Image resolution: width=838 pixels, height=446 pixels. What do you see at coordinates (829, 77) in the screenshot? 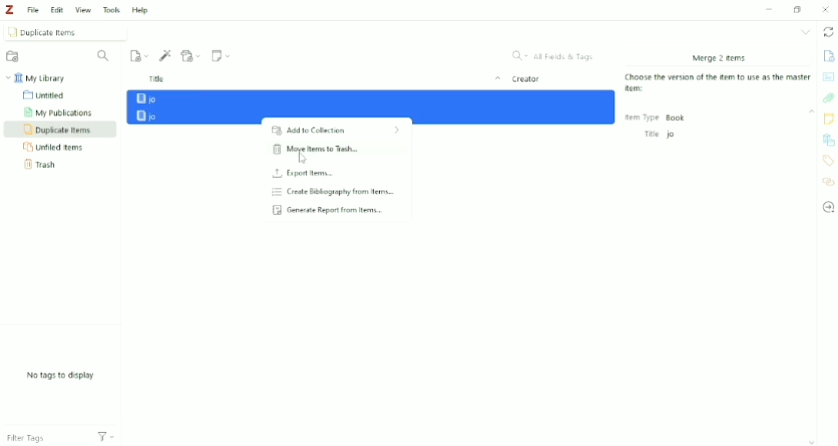
I see `Abstract` at bounding box center [829, 77].